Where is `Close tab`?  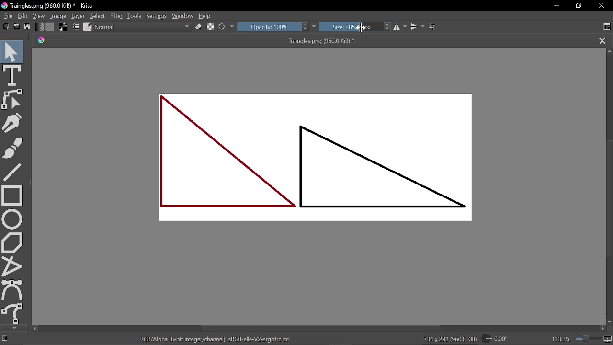 Close tab is located at coordinates (602, 41).